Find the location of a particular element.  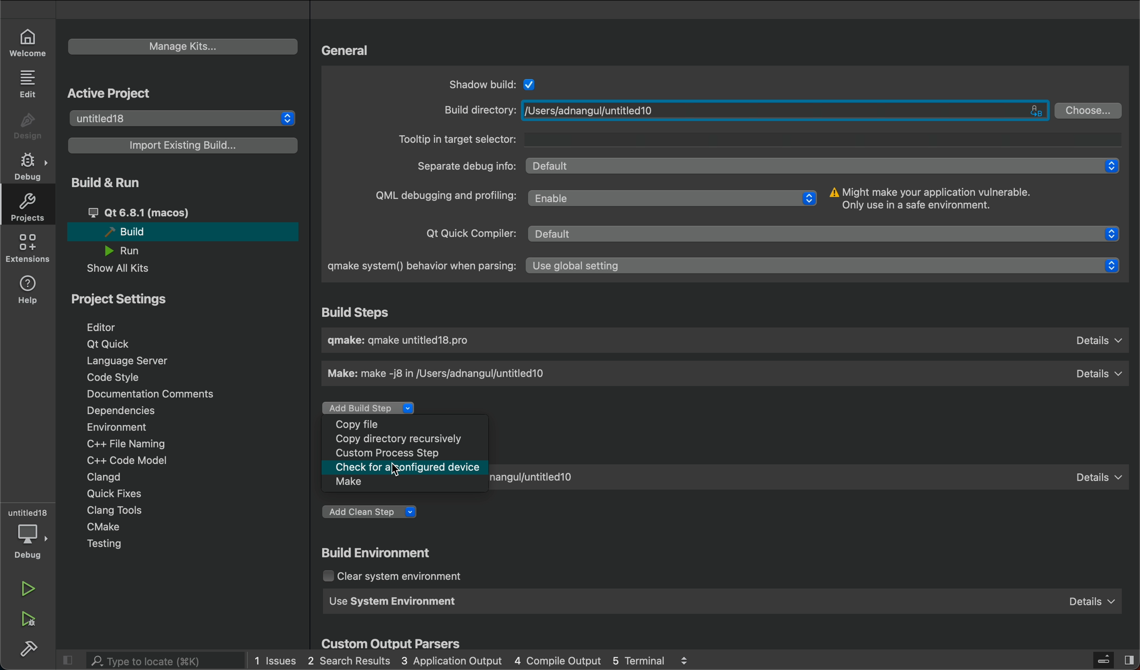

debug is located at coordinates (27, 545).